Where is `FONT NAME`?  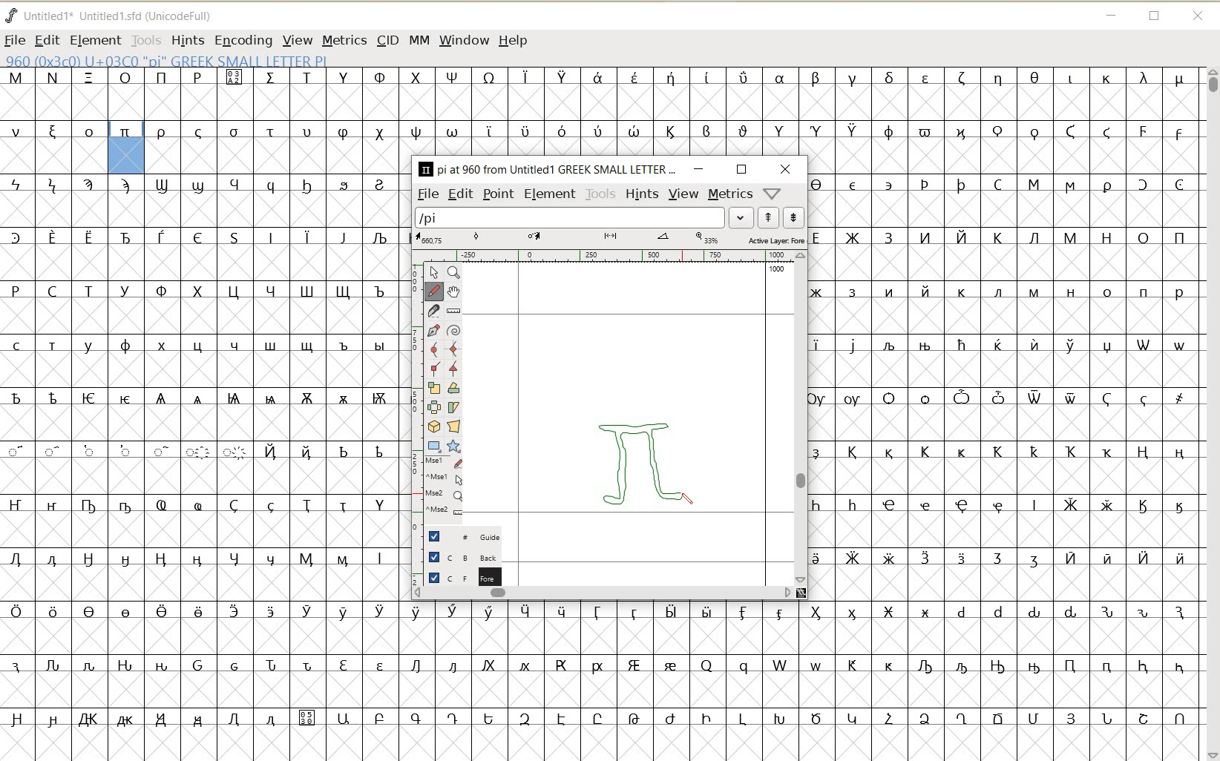 FONT NAME is located at coordinates (111, 16).